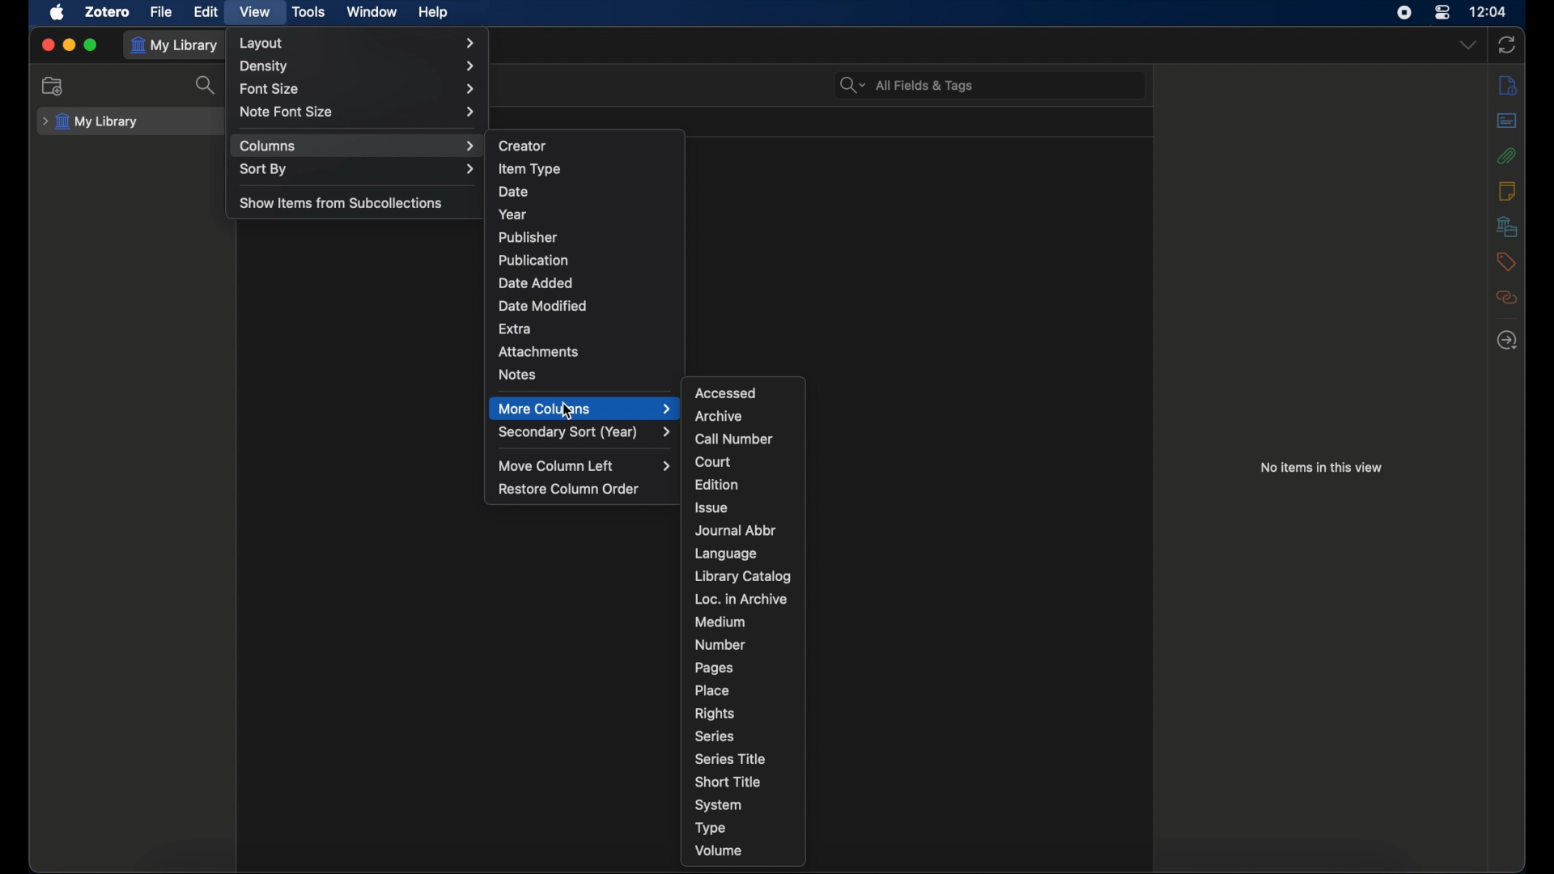 The height and width of the screenshot is (874, 1554). I want to click on view, so click(254, 11).